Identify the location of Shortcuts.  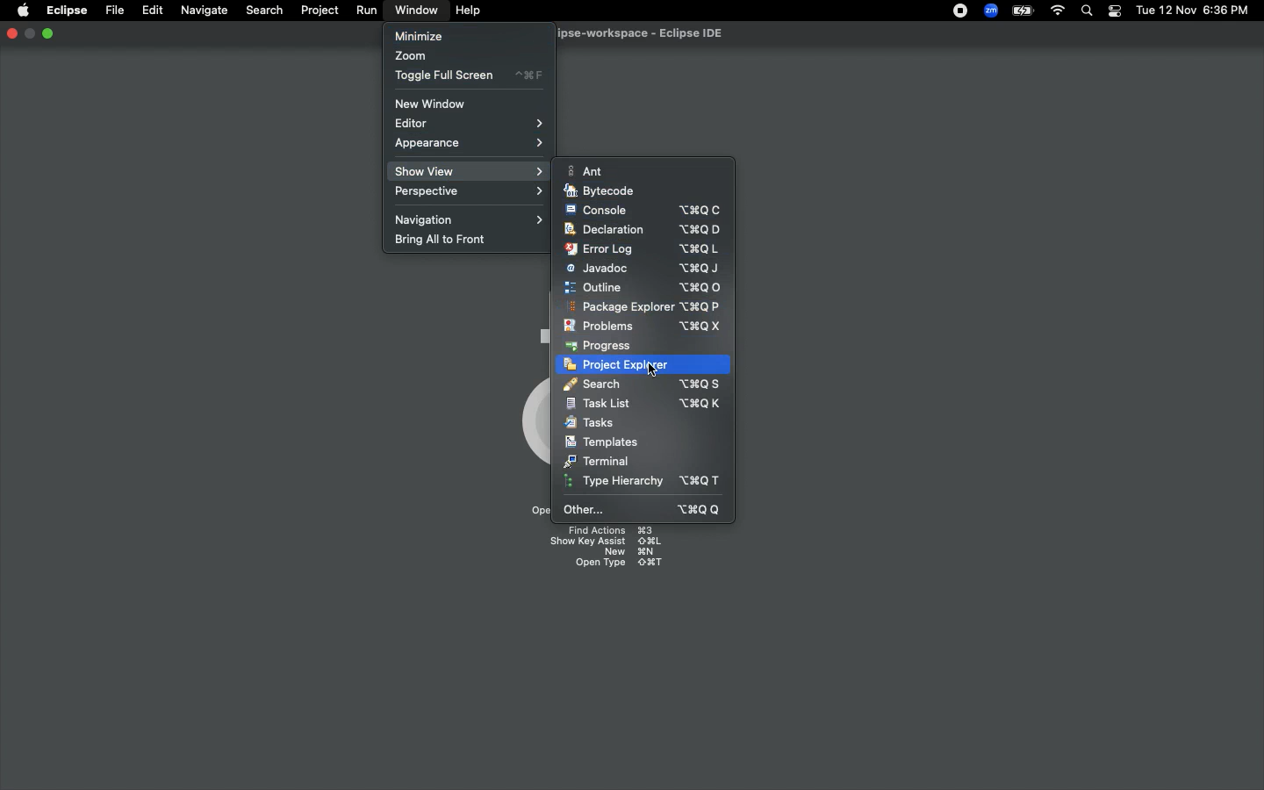
(603, 549).